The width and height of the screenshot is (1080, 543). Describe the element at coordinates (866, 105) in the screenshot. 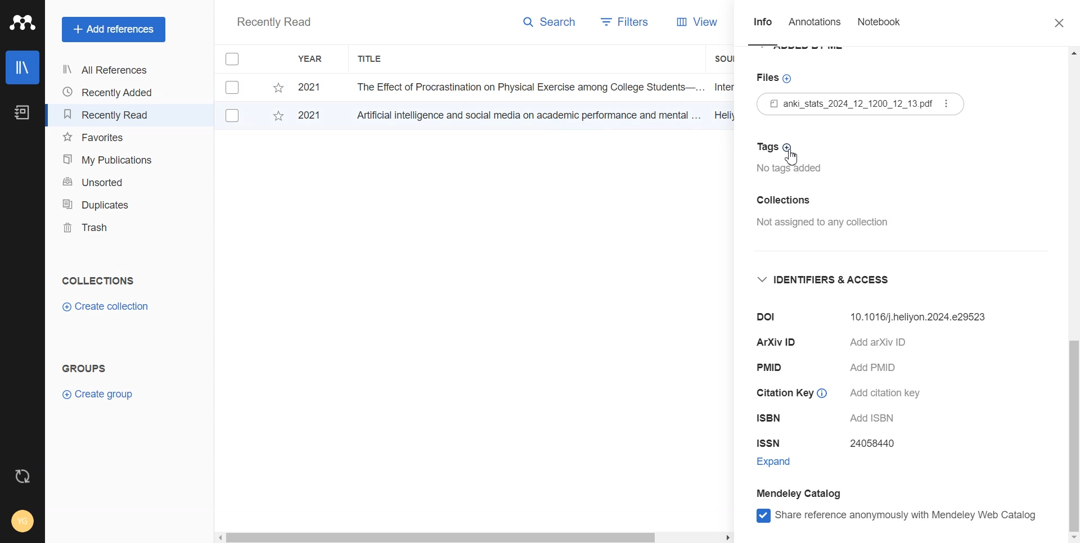

I see `Files` at that location.